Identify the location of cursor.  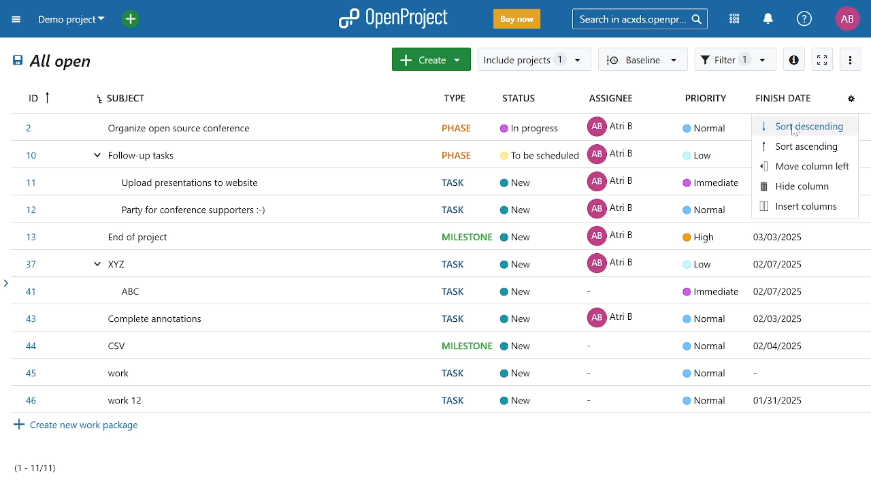
(798, 131).